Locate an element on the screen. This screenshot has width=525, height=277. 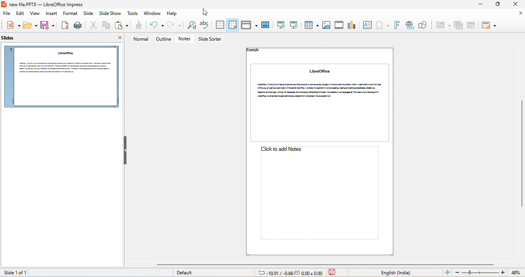
slide is located at coordinates (88, 15).